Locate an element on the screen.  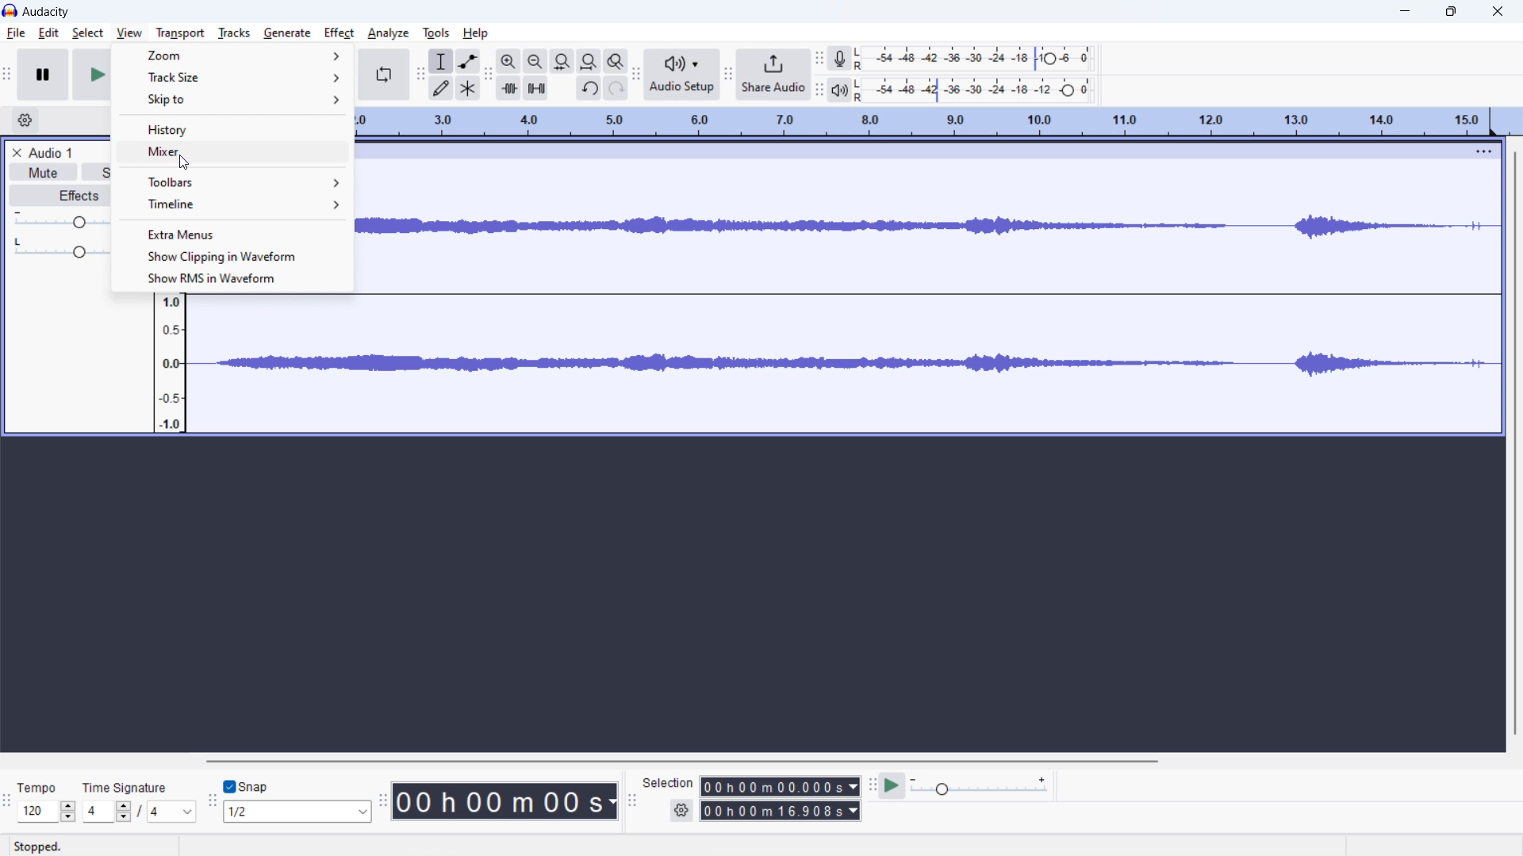
timeline is located at coordinates (934, 120).